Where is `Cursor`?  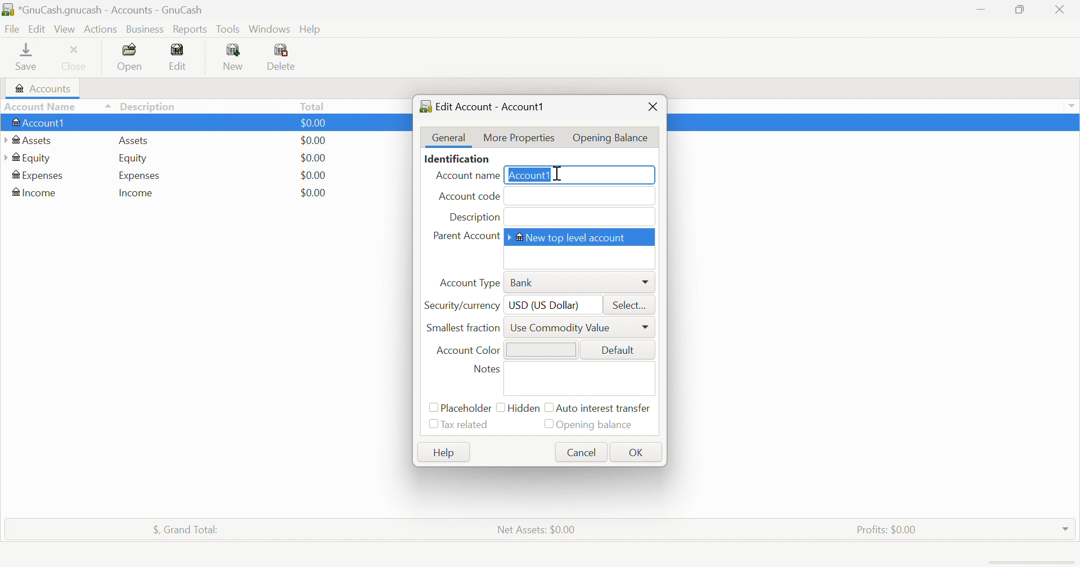 Cursor is located at coordinates (557, 172).